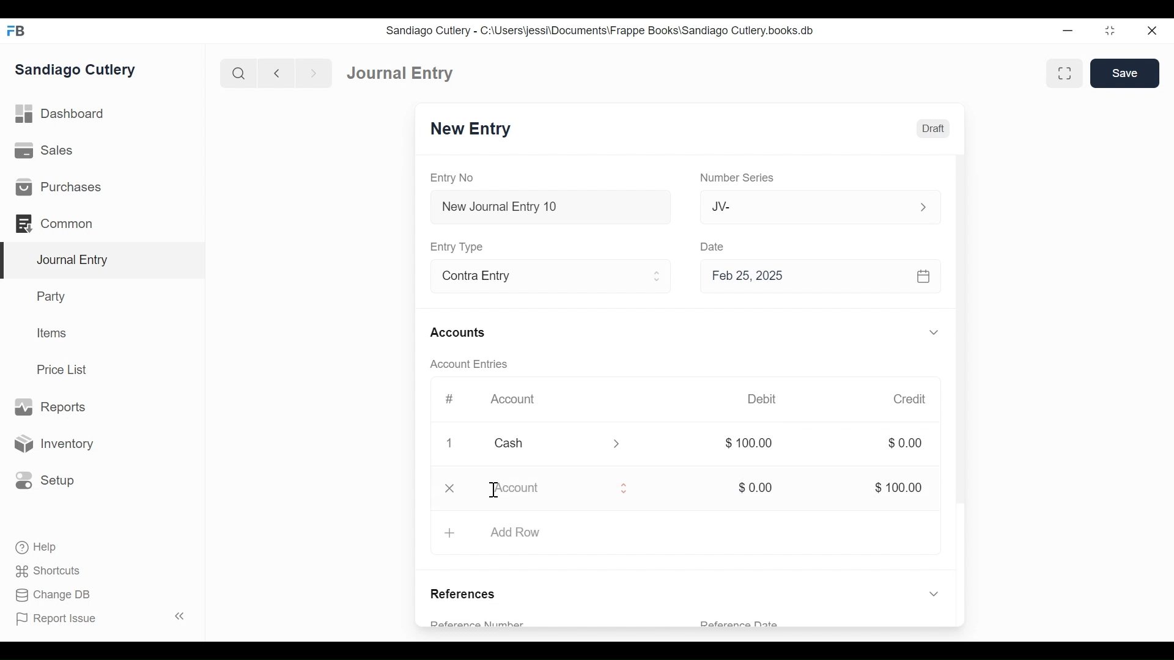  I want to click on Expand, so click(934, 333).